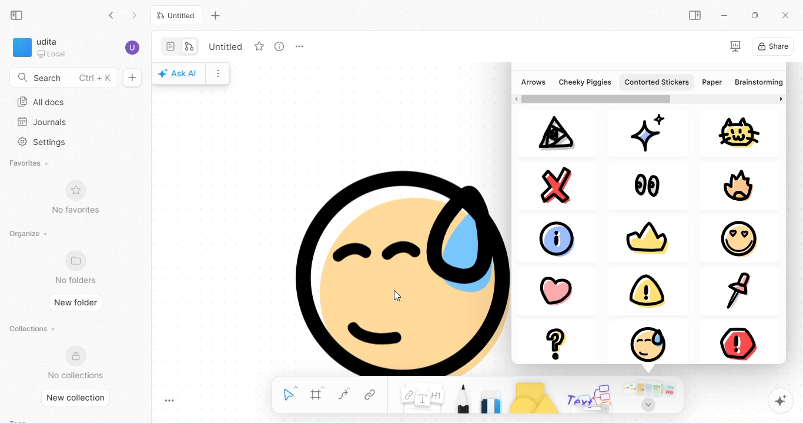 The height and width of the screenshot is (424, 803). What do you see at coordinates (781, 100) in the screenshot?
I see `Navigate right` at bounding box center [781, 100].